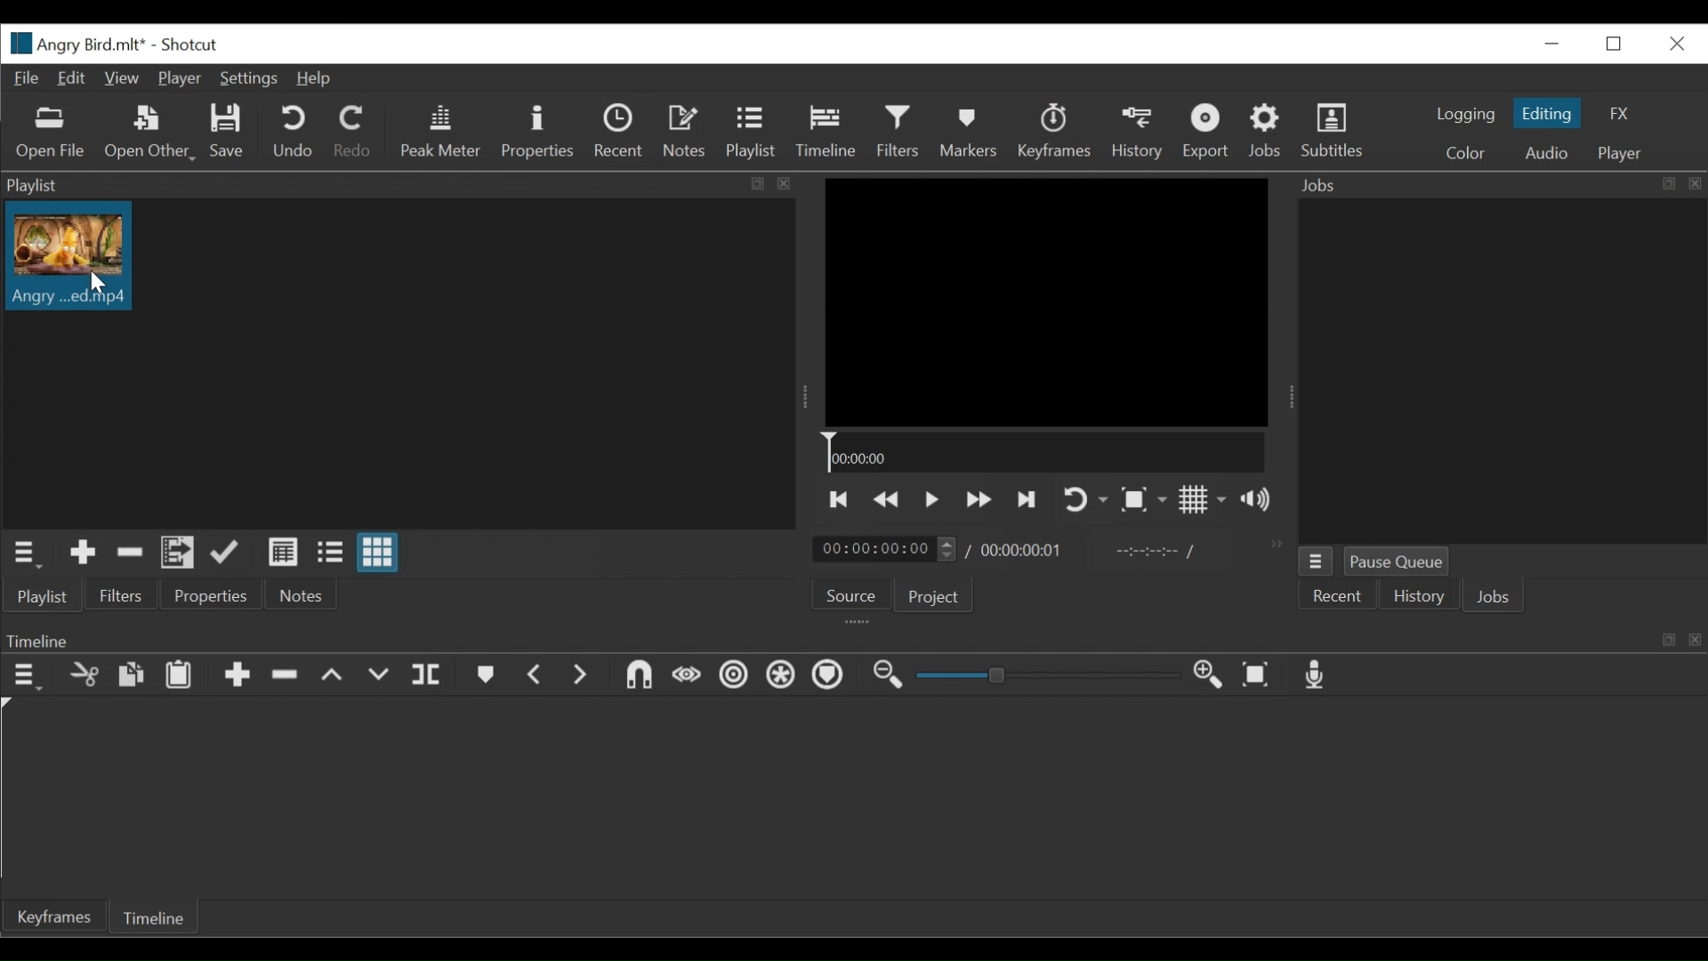 The image size is (1708, 961). What do you see at coordinates (1018, 553) in the screenshot?
I see `time` at bounding box center [1018, 553].